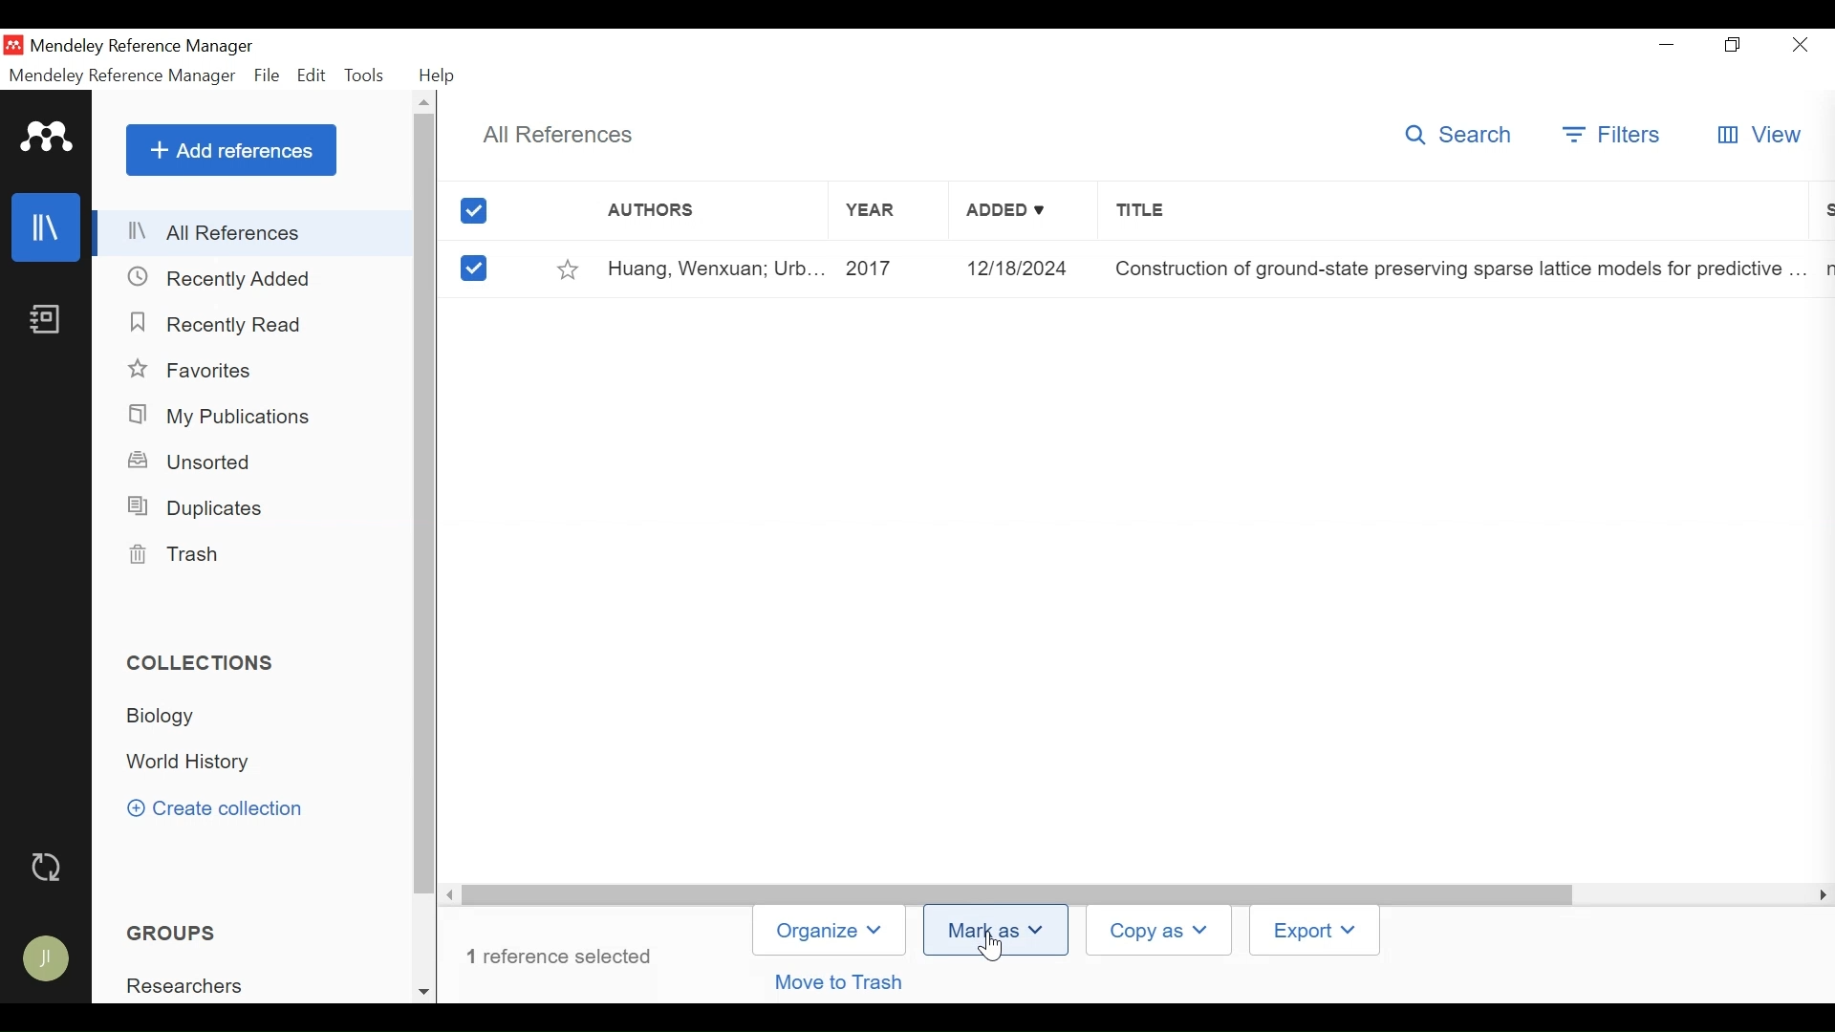 Image resolution: width=1835 pixels, height=1032 pixels. I want to click on Mark as, so click(997, 931).